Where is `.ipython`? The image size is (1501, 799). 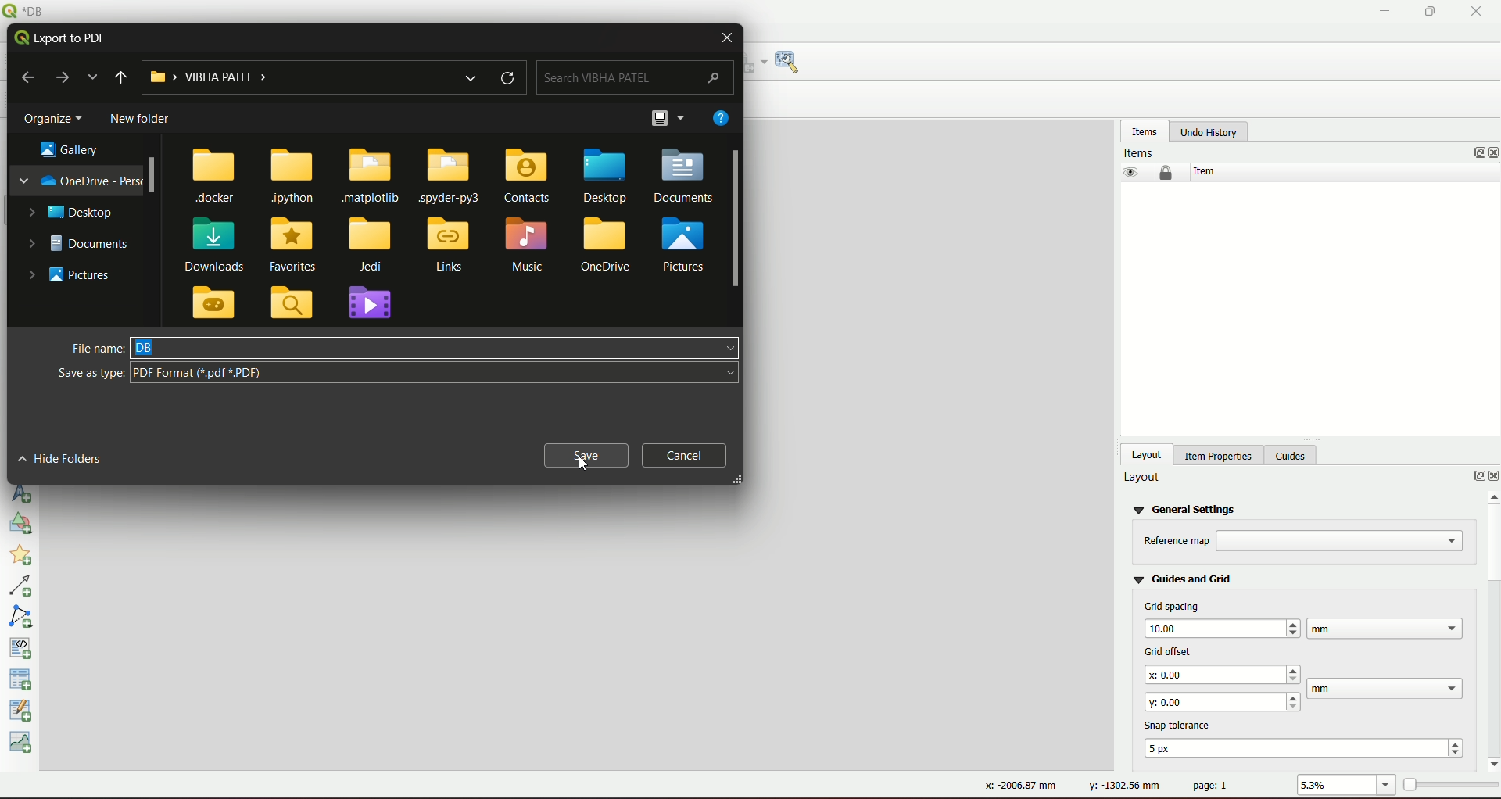 .ipython is located at coordinates (292, 177).